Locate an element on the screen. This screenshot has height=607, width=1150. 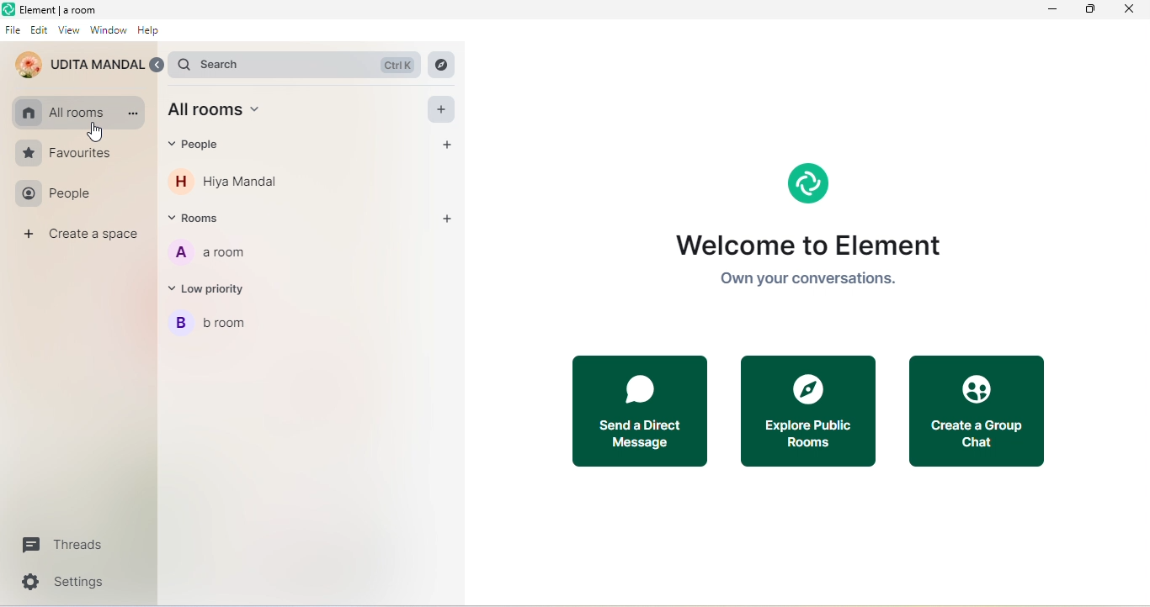
Send a Direct Message is located at coordinates (636, 411).